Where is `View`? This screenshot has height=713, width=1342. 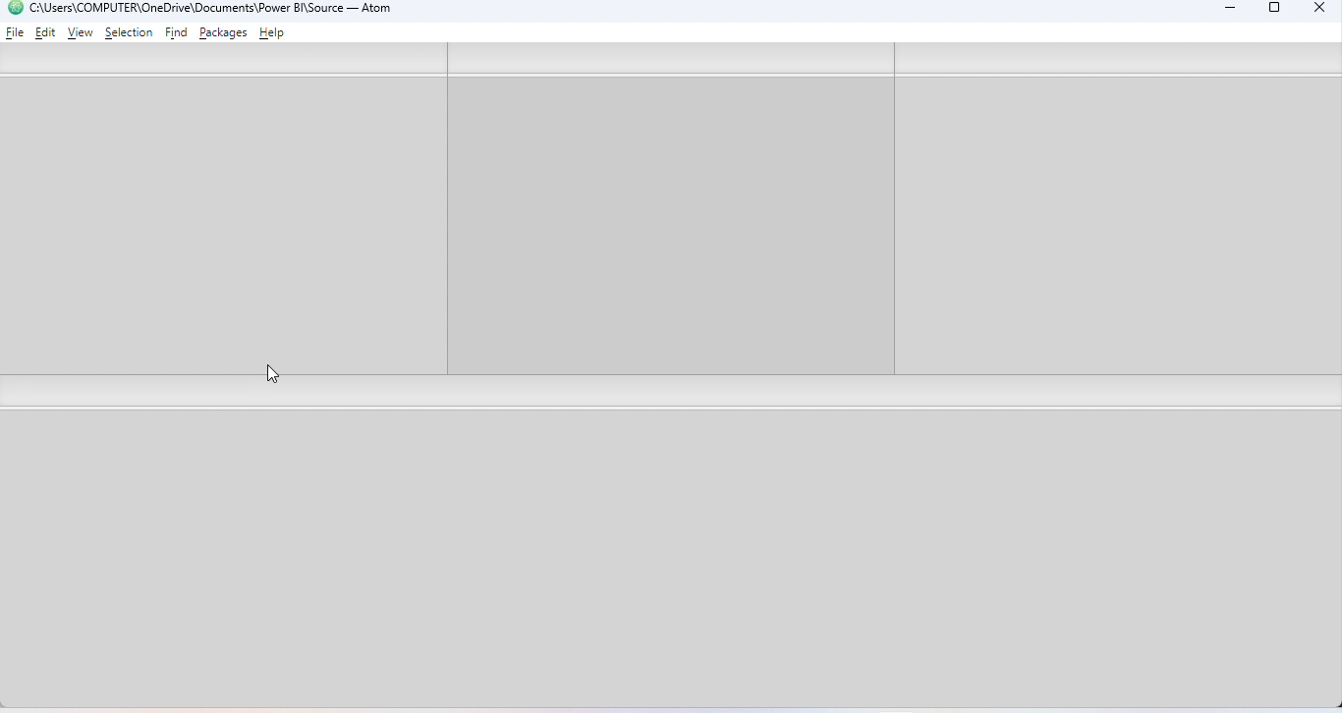
View is located at coordinates (81, 33).